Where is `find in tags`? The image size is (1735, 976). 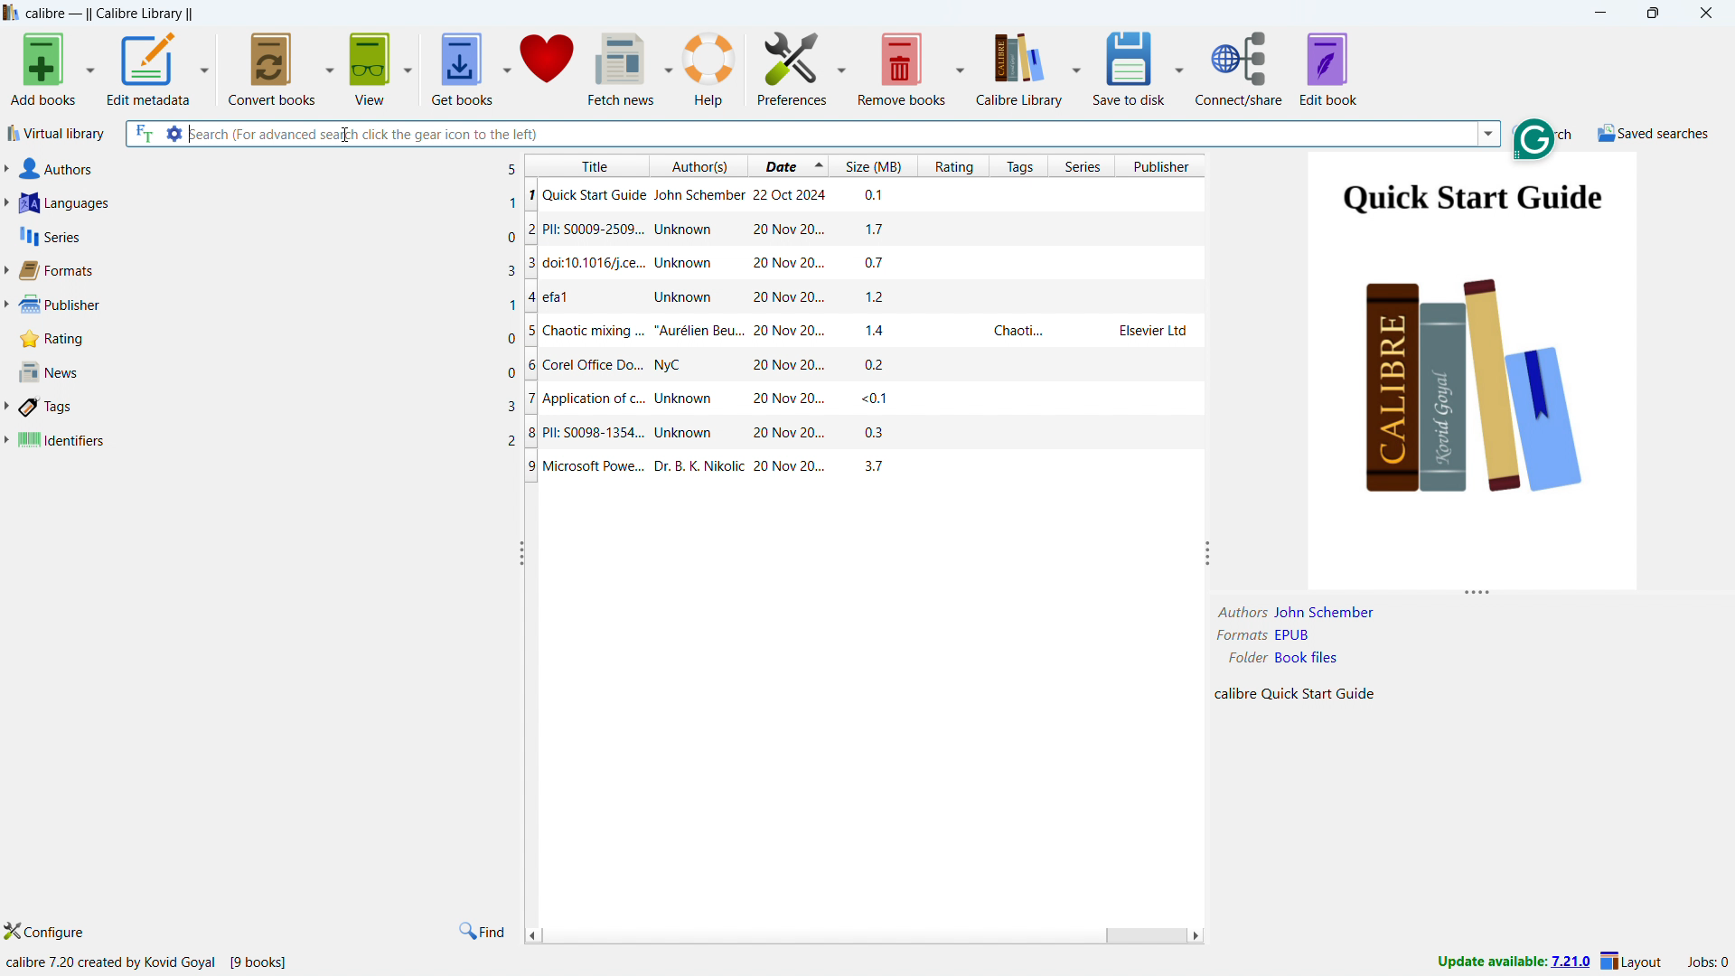
find in tags is located at coordinates (484, 932).